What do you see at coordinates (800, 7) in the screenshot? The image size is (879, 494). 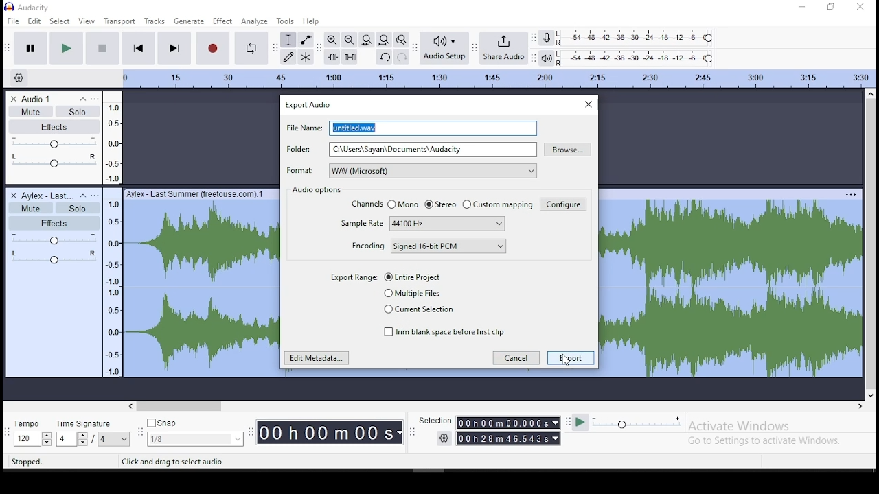 I see `minimize` at bounding box center [800, 7].